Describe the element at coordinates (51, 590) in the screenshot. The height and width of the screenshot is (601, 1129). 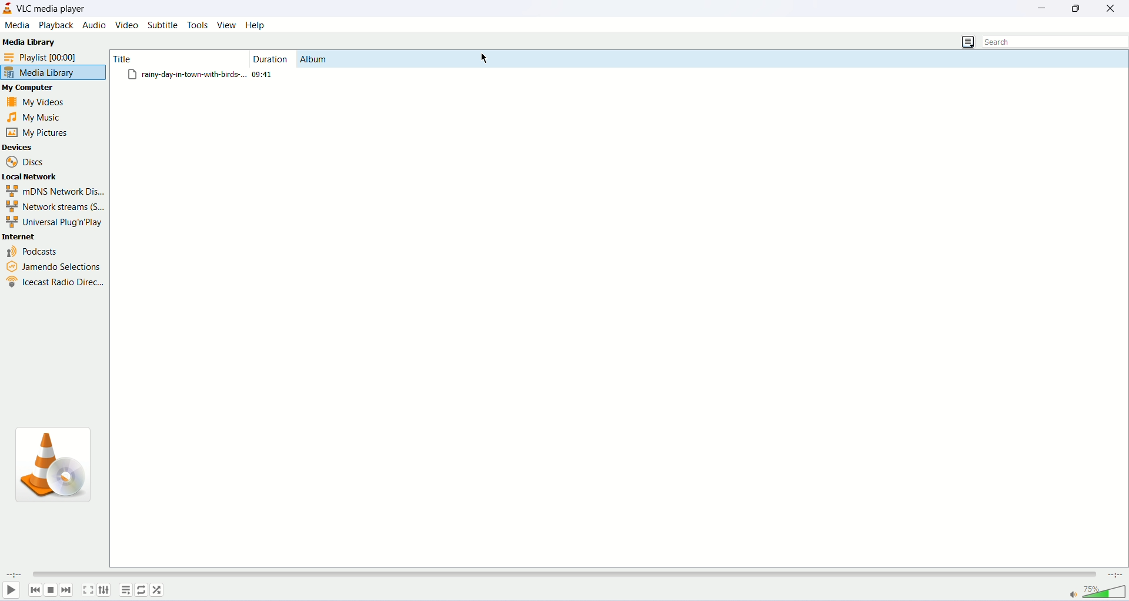
I see `stop` at that location.